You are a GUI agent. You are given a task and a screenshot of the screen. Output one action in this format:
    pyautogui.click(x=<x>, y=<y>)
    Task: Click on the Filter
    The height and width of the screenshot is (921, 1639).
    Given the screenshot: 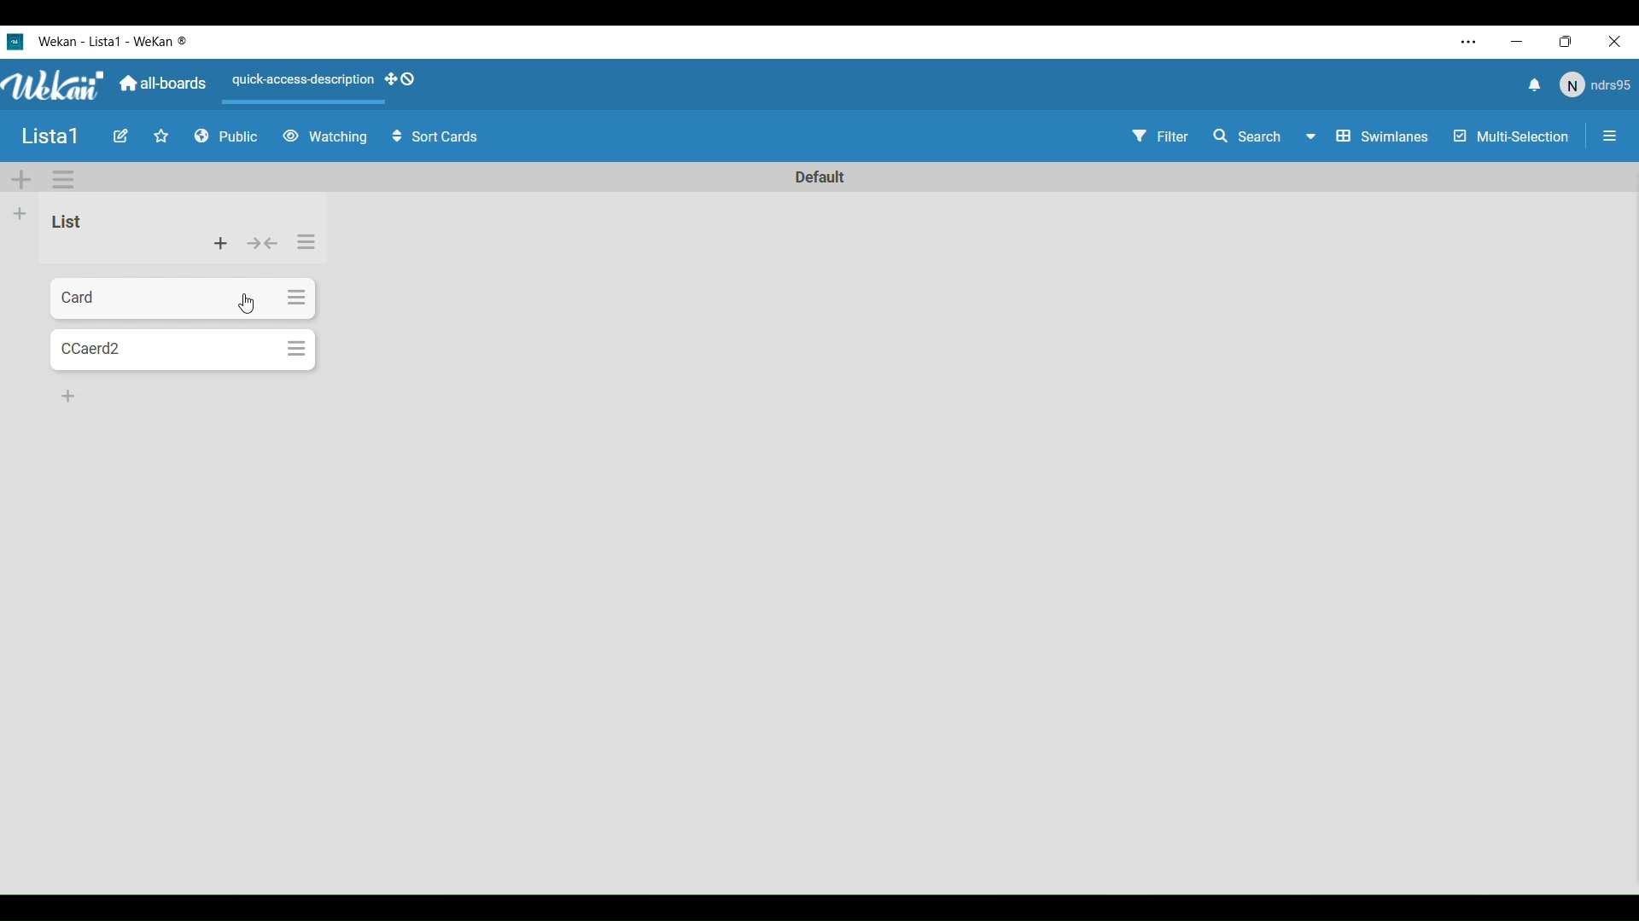 What is the action you would take?
    pyautogui.click(x=1159, y=139)
    